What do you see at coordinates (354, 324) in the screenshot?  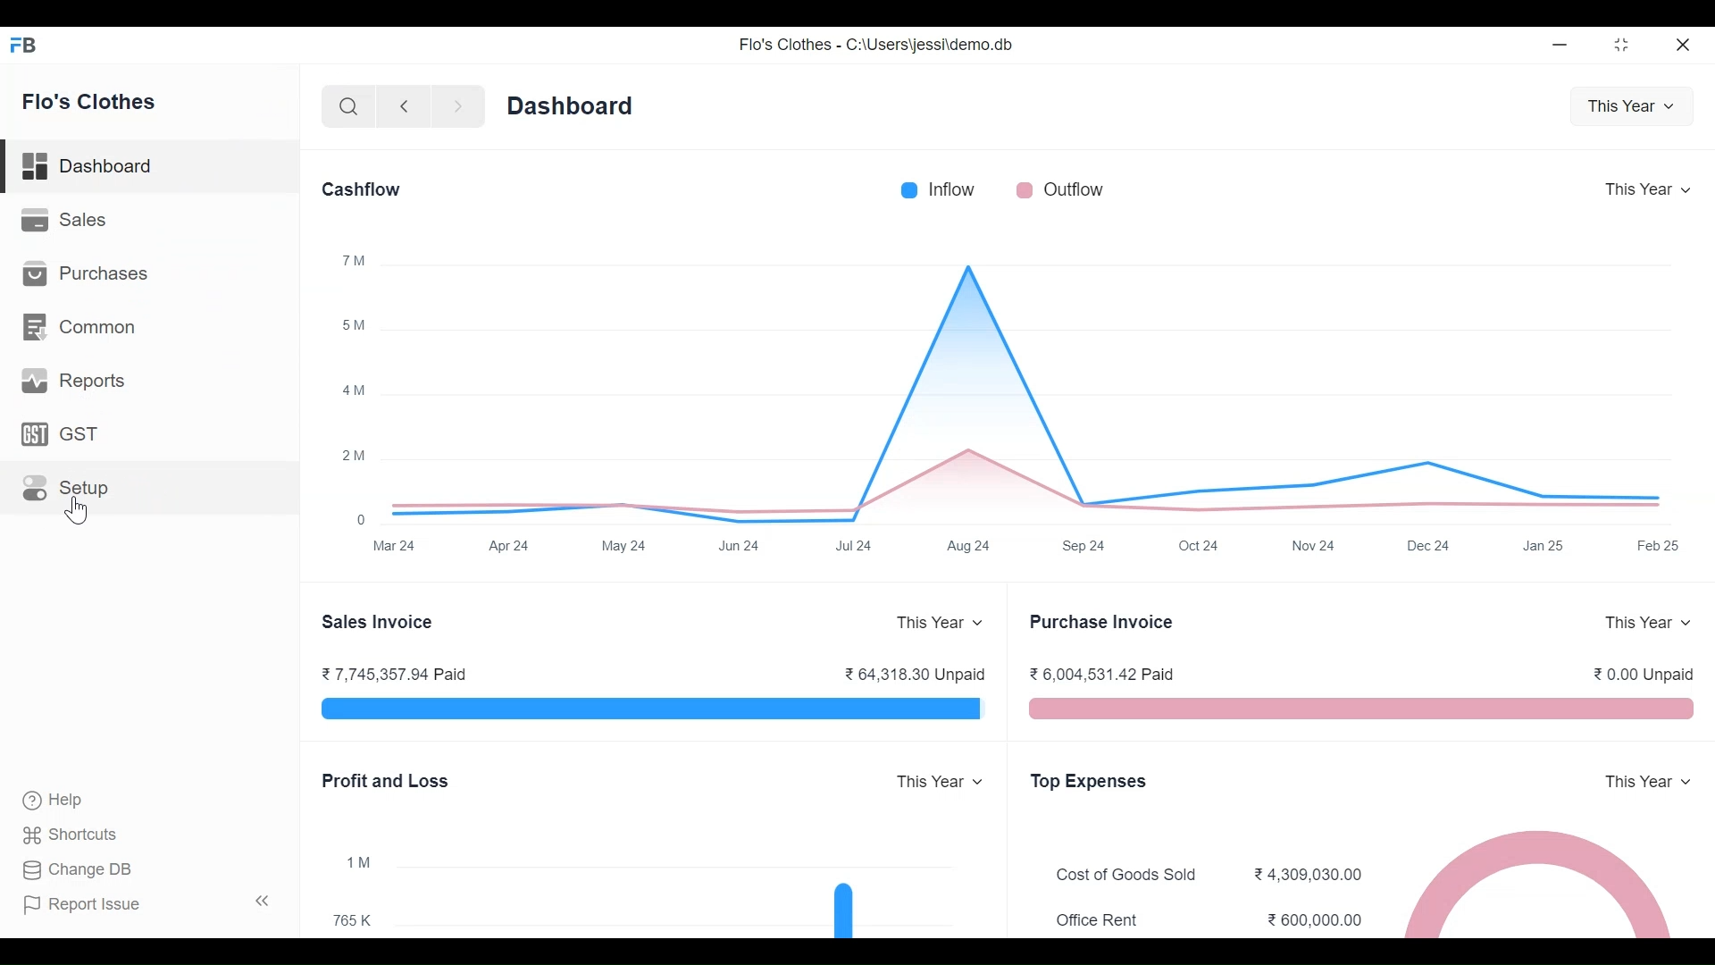 I see `5M` at bounding box center [354, 324].